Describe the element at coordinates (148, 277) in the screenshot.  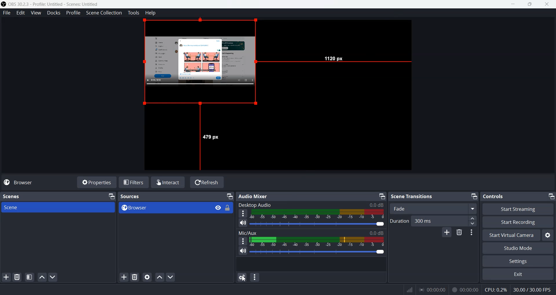
I see `Open source properties` at that location.